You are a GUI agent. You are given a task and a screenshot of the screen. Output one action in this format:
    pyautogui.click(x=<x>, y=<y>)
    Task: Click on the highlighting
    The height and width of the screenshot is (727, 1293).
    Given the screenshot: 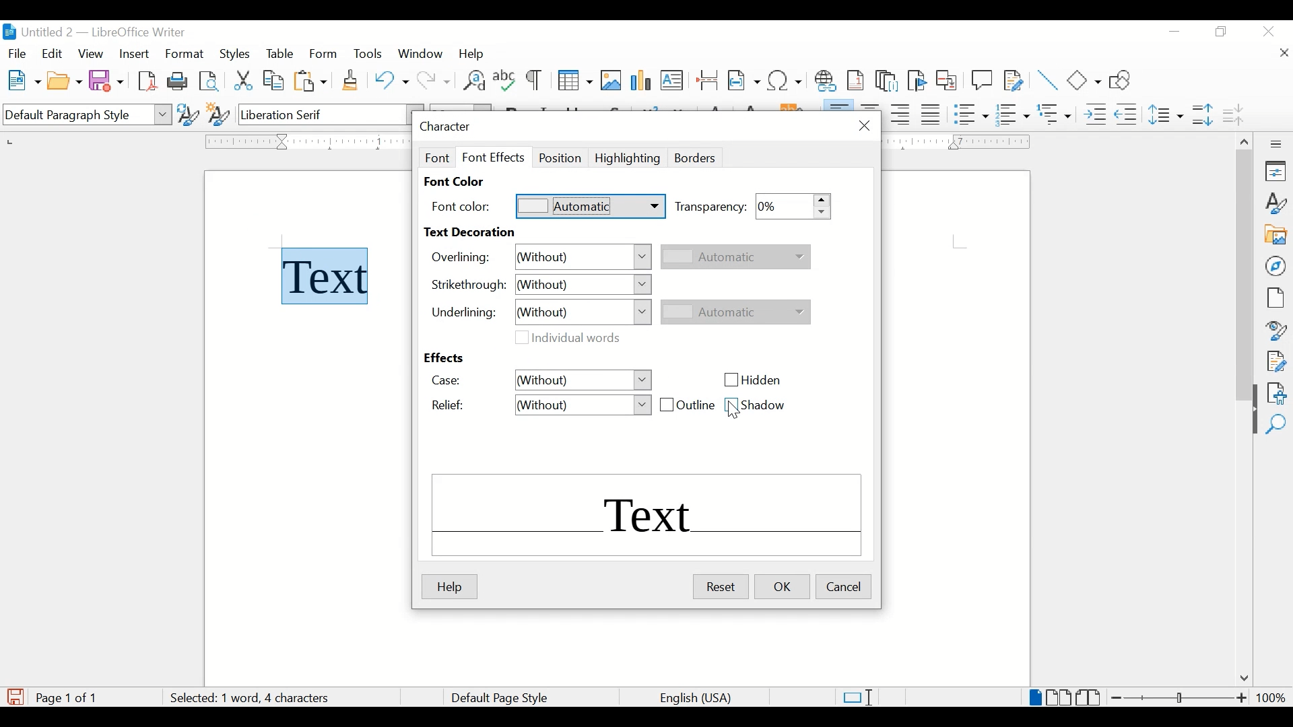 What is the action you would take?
    pyautogui.click(x=628, y=159)
    